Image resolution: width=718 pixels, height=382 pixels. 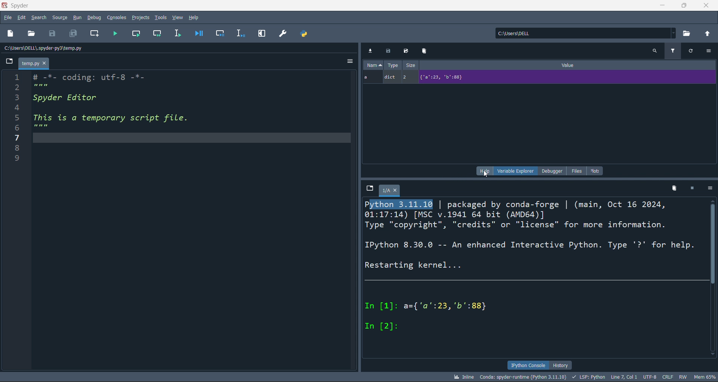 What do you see at coordinates (681, 378) in the screenshot?
I see `RW` at bounding box center [681, 378].